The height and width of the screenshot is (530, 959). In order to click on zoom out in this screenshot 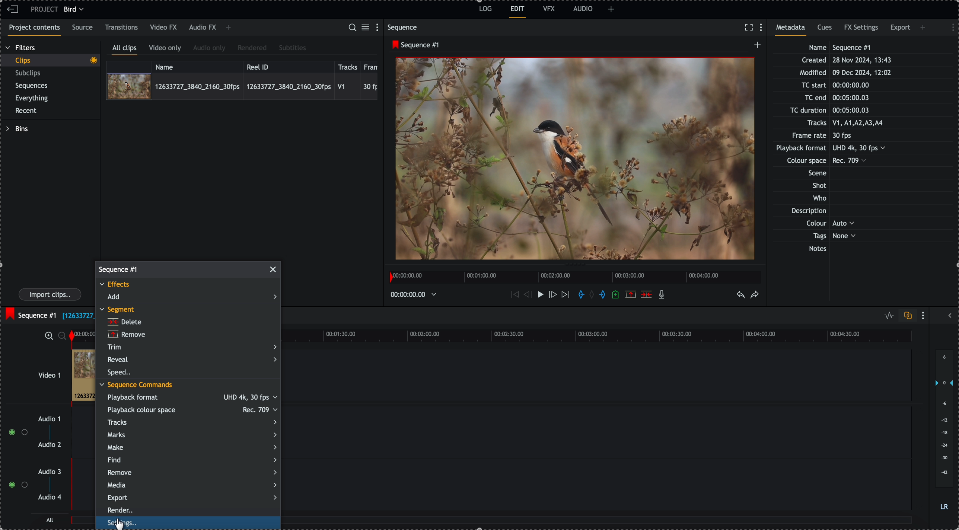, I will do `click(63, 335)`.